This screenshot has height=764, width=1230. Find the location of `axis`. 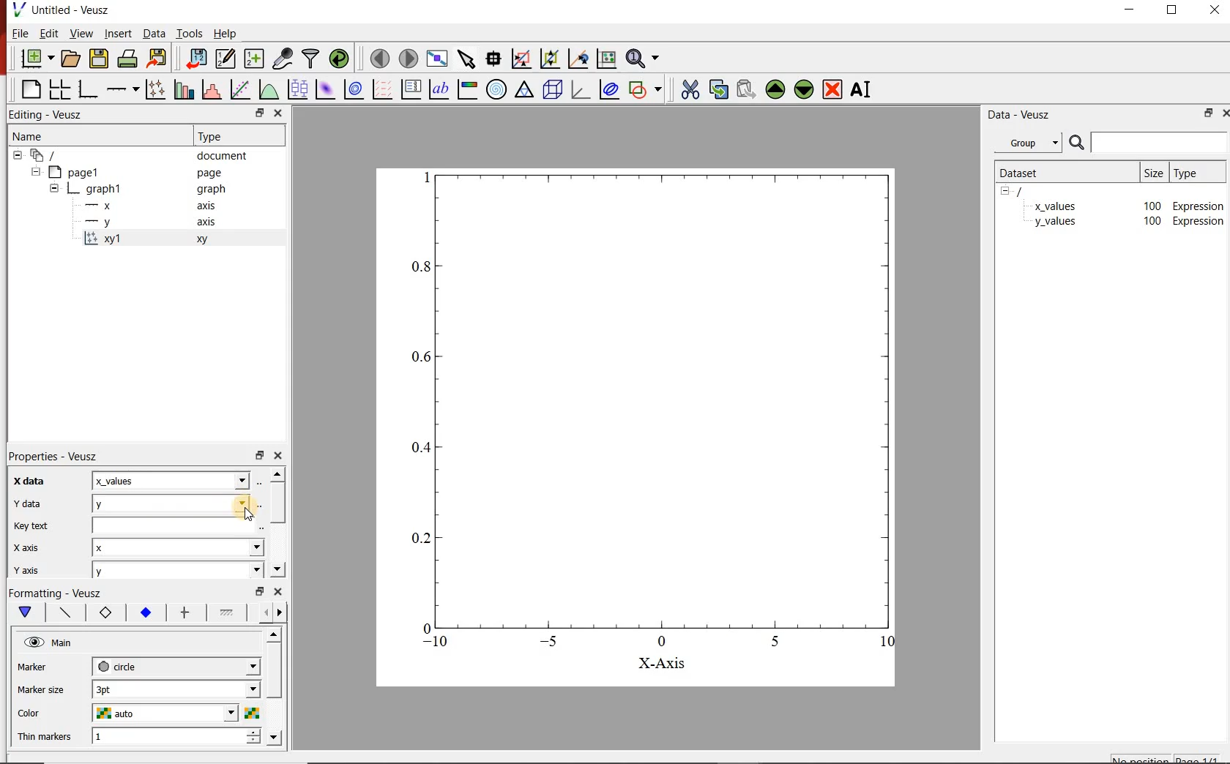

axis is located at coordinates (206, 222).